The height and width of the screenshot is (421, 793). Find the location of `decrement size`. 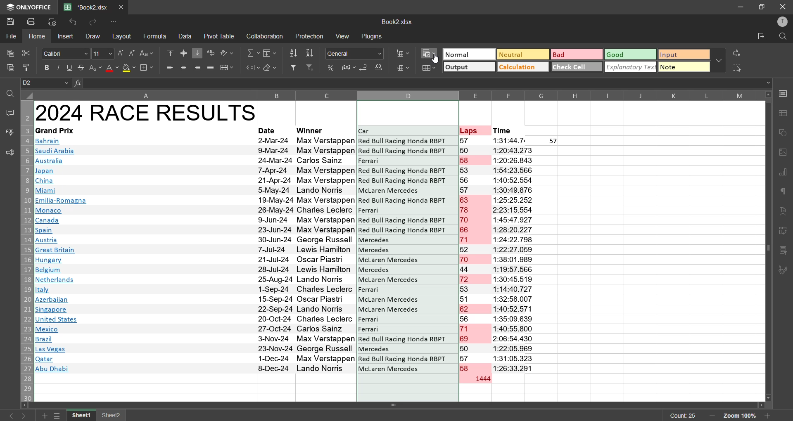

decrement size is located at coordinates (131, 53).